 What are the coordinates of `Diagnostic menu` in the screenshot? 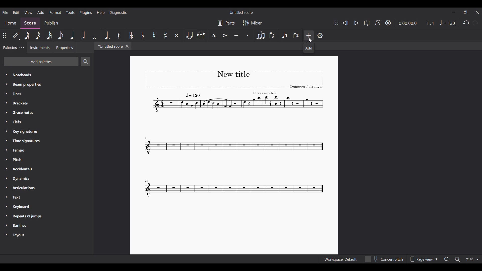 It's located at (118, 13).